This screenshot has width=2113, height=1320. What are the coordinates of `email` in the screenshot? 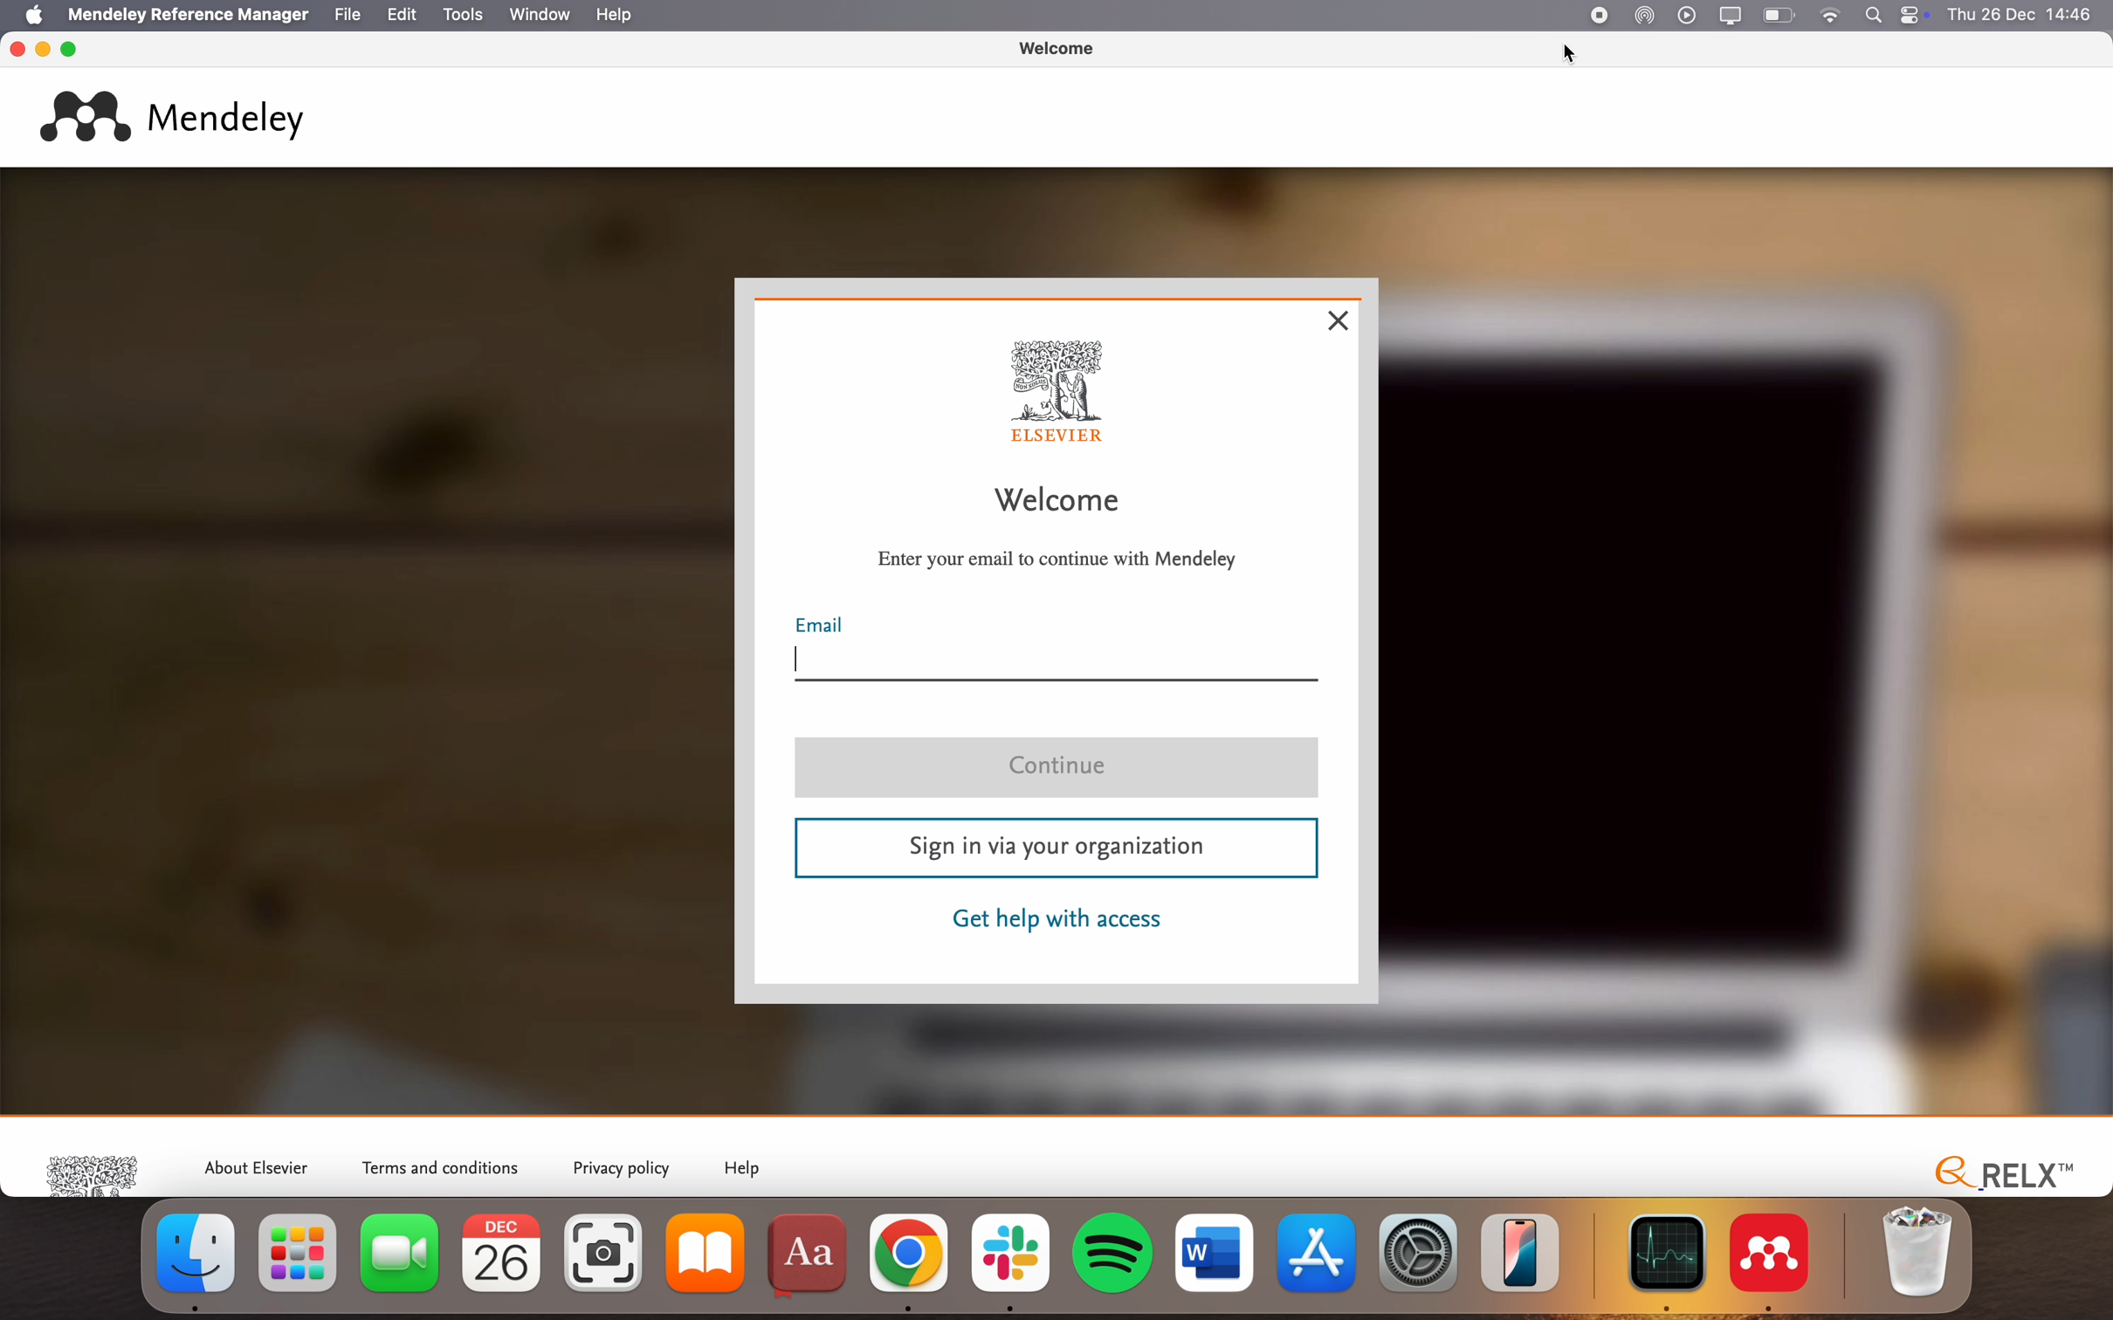 It's located at (1058, 650).